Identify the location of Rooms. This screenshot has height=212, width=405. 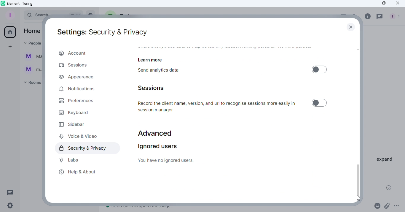
(31, 83).